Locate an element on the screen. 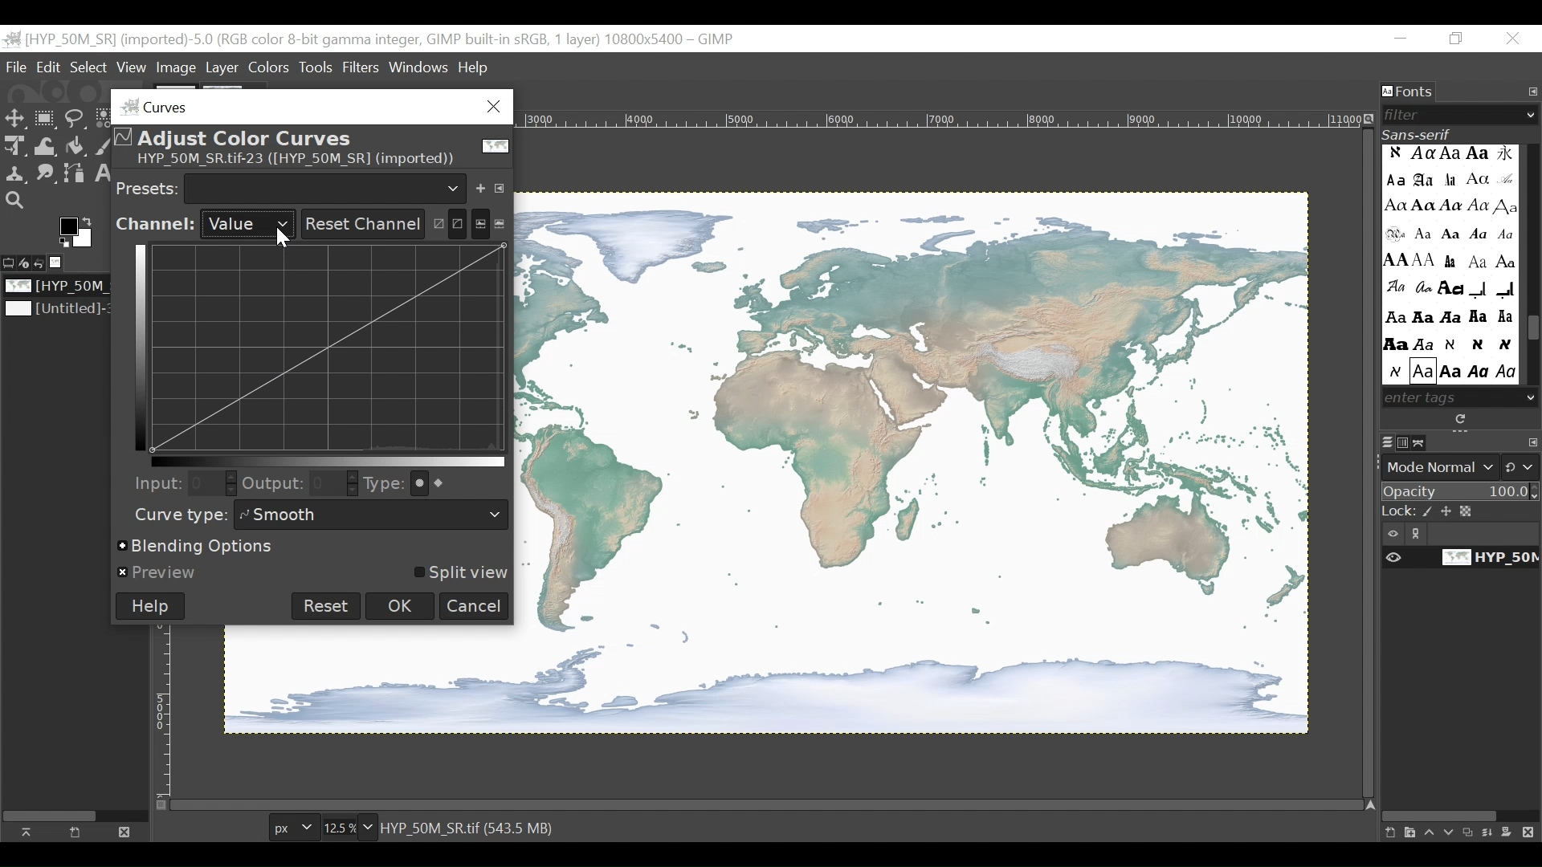  Undo History is located at coordinates (44, 263).